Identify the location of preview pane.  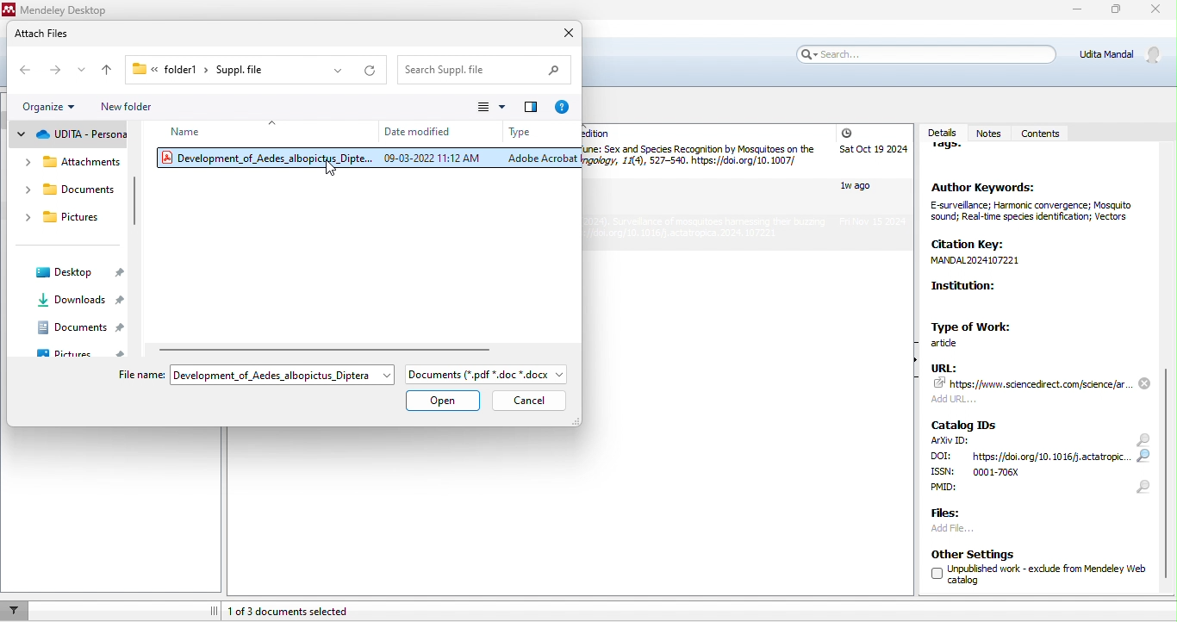
(531, 105).